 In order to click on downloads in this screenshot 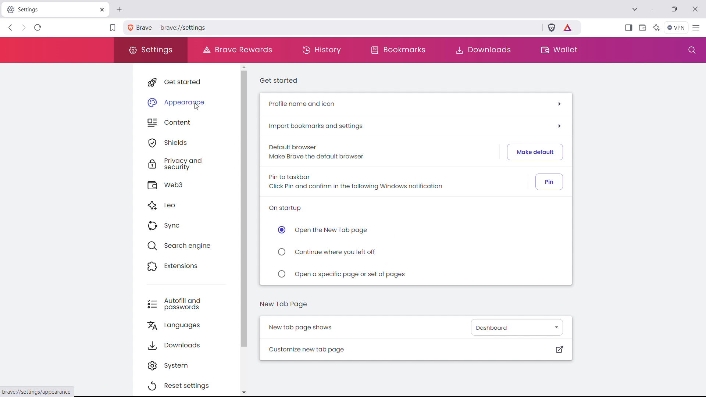, I will do `click(186, 344)`.